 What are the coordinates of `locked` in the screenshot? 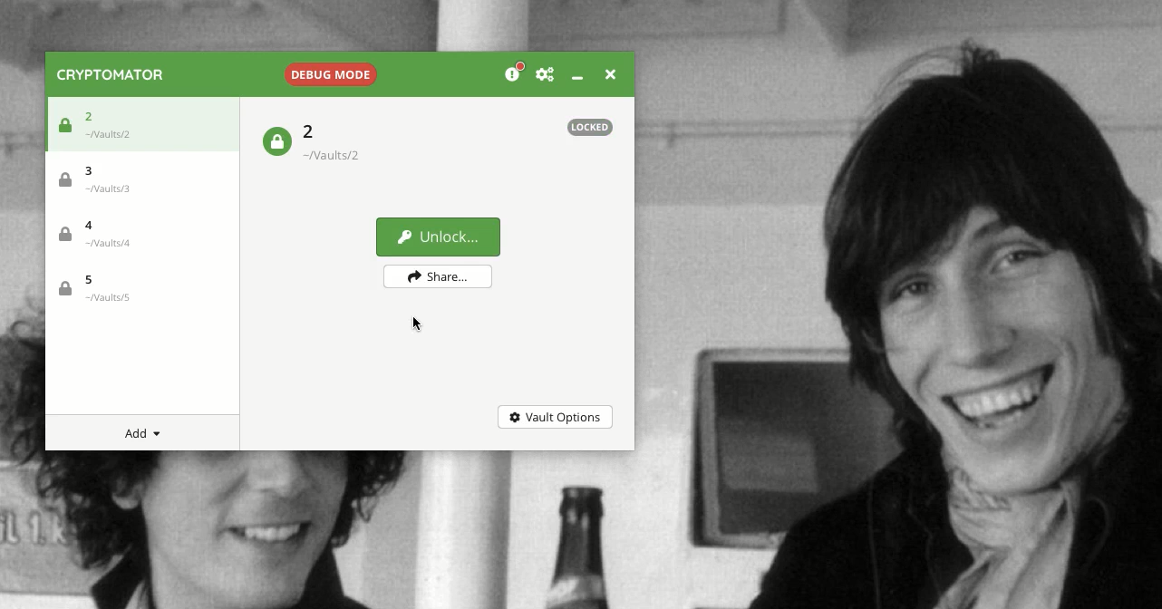 It's located at (586, 128).